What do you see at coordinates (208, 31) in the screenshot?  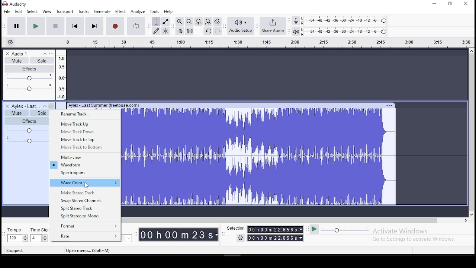 I see `undo` at bounding box center [208, 31].